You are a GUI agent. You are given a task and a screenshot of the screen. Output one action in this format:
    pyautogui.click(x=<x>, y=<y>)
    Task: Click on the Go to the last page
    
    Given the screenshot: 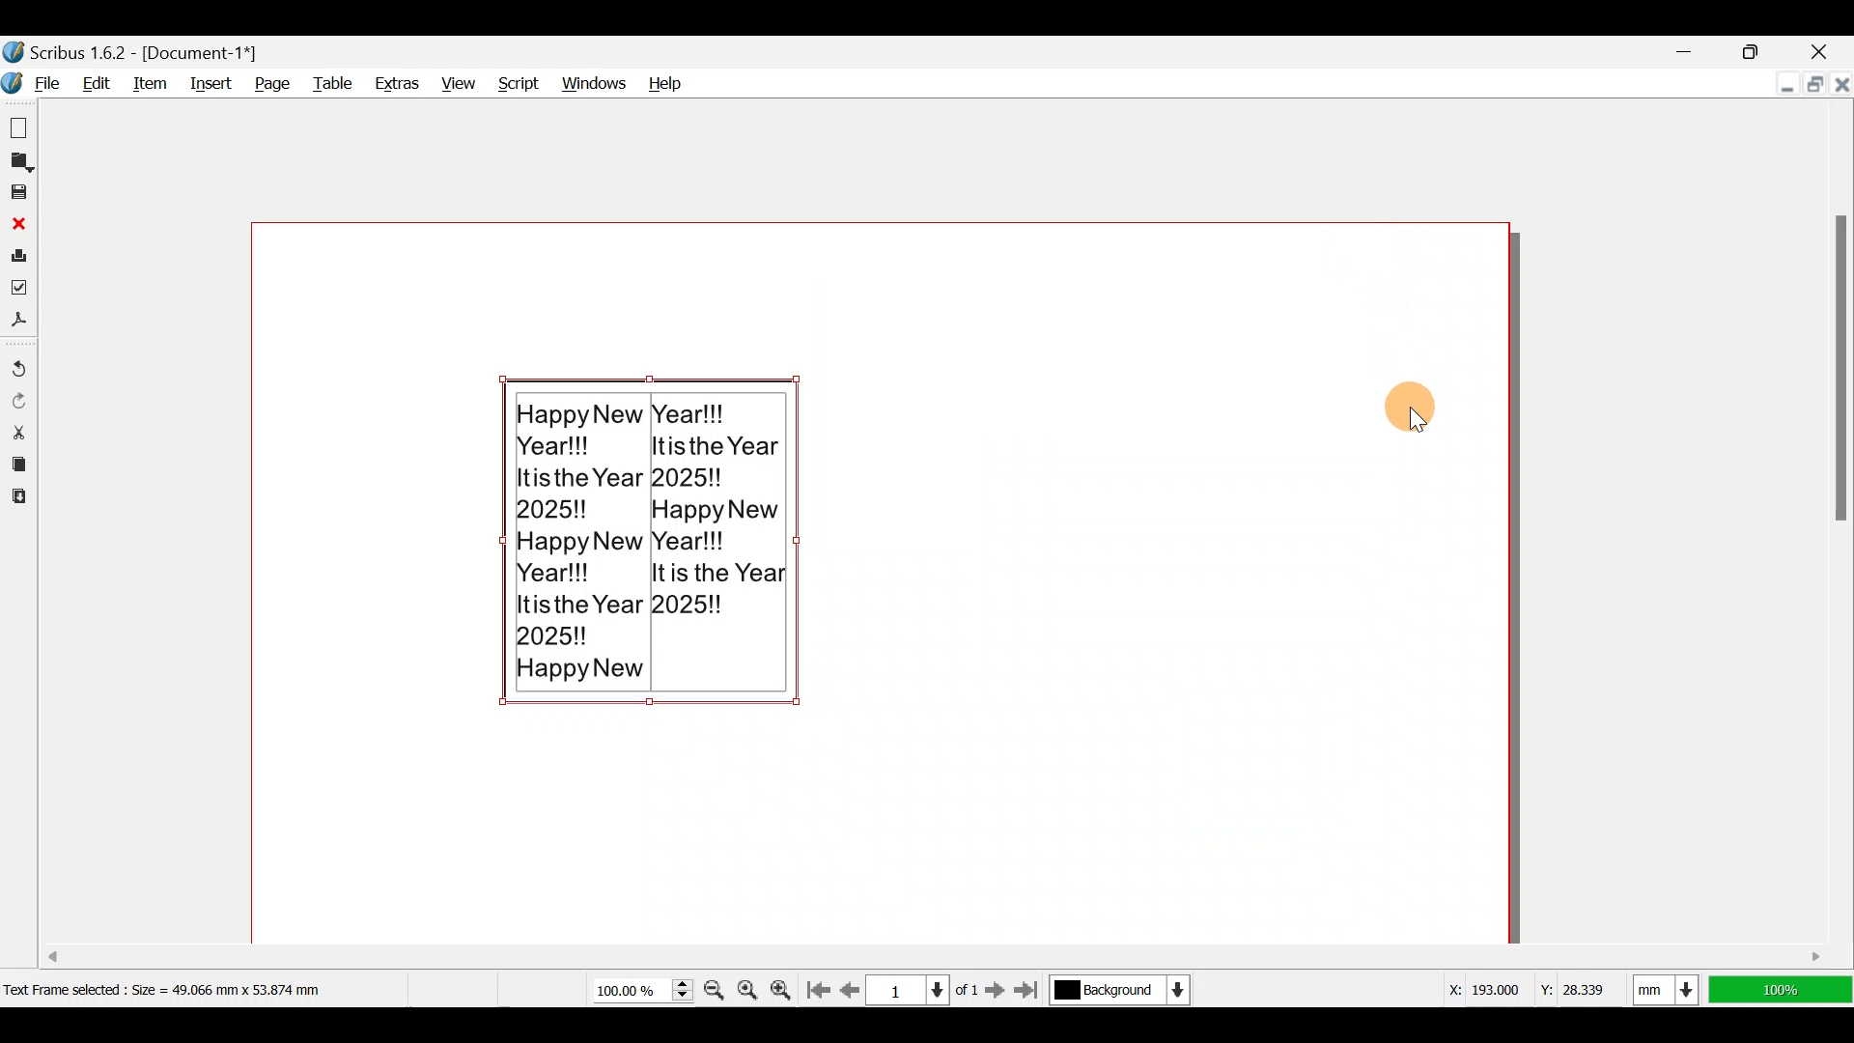 What is the action you would take?
    pyautogui.click(x=1030, y=989)
    